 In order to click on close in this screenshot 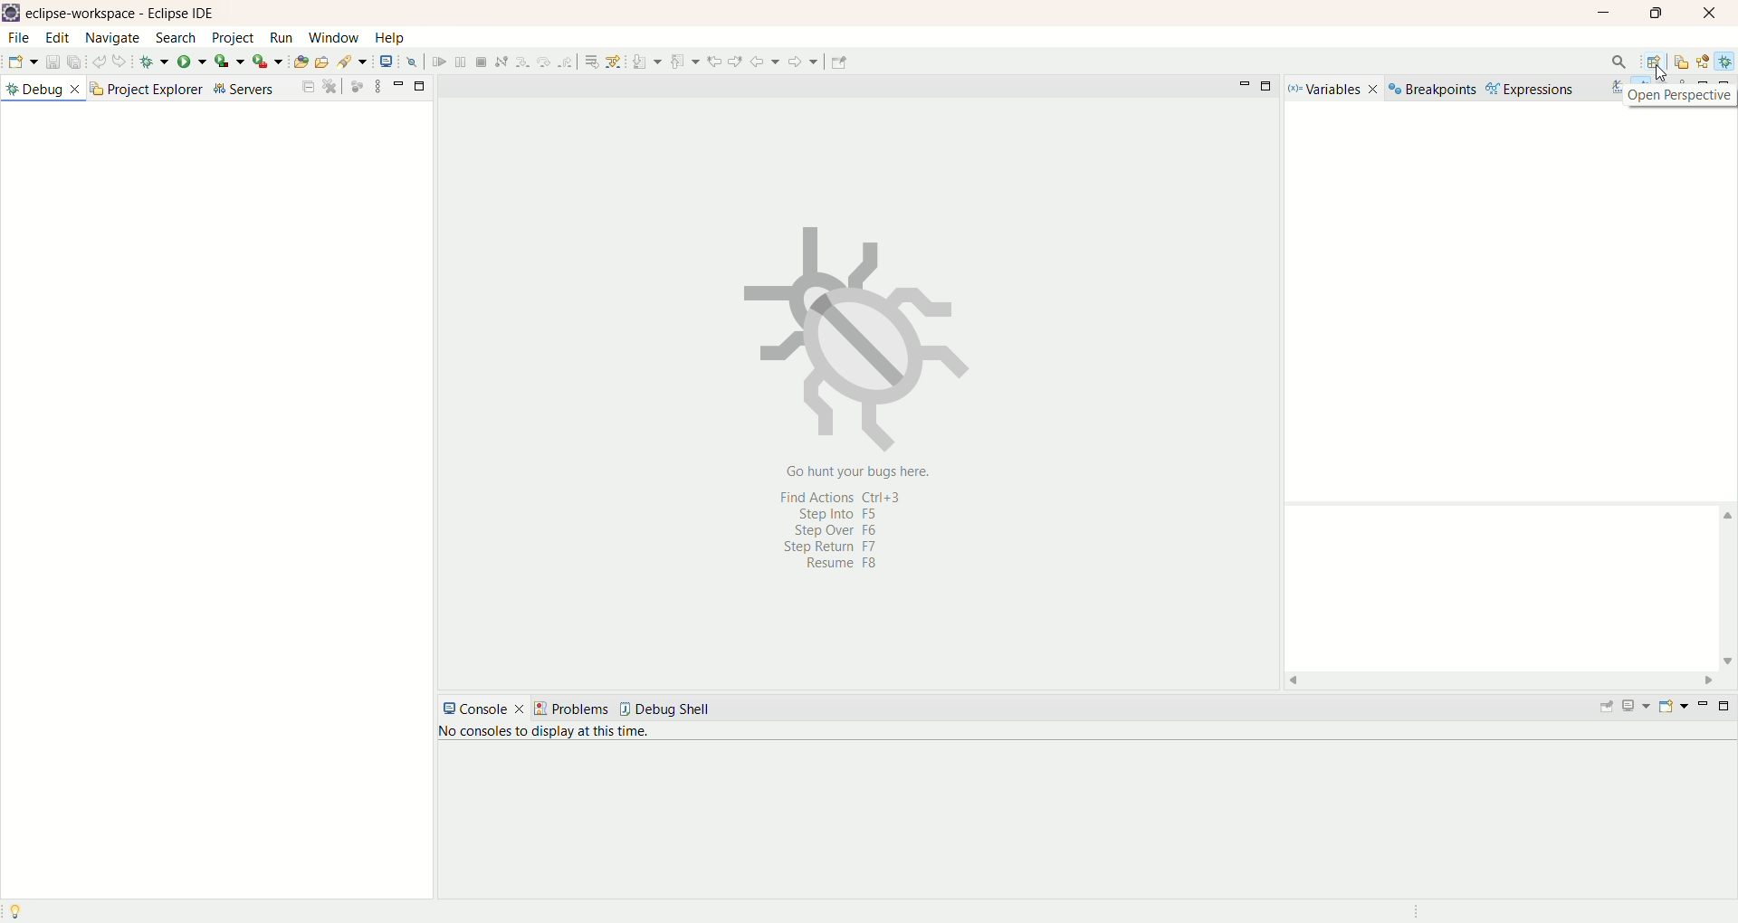, I will do `click(1709, 13)`.